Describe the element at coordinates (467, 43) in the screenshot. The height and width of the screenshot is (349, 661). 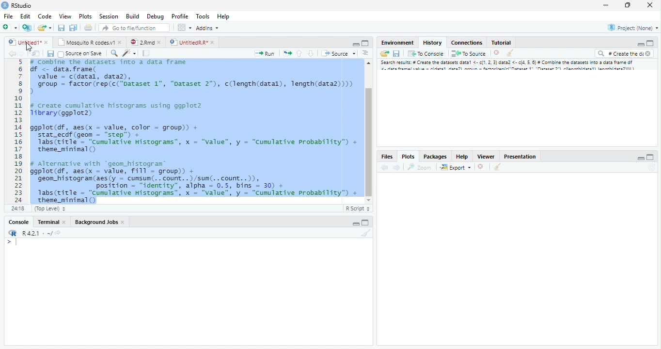
I see `Connections` at that location.